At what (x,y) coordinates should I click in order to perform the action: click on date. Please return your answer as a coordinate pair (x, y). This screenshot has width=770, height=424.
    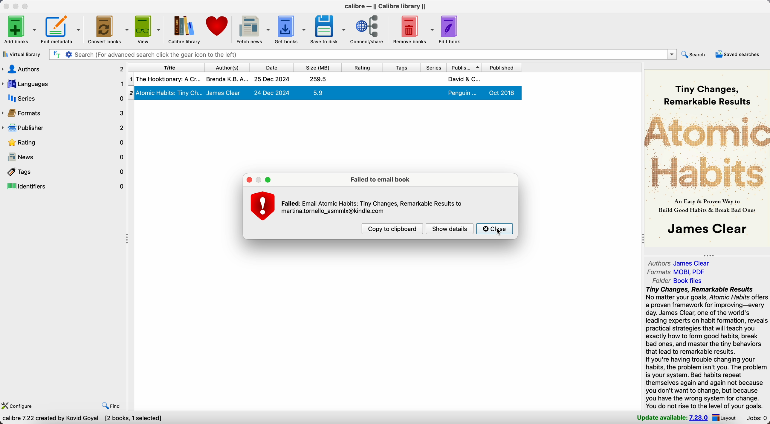
    Looking at the image, I should click on (271, 67).